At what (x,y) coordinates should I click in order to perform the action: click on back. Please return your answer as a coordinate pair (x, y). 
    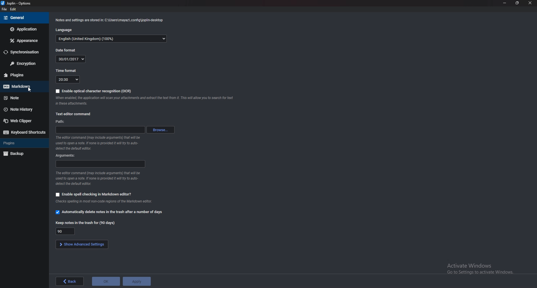
    Looking at the image, I should click on (70, 282).